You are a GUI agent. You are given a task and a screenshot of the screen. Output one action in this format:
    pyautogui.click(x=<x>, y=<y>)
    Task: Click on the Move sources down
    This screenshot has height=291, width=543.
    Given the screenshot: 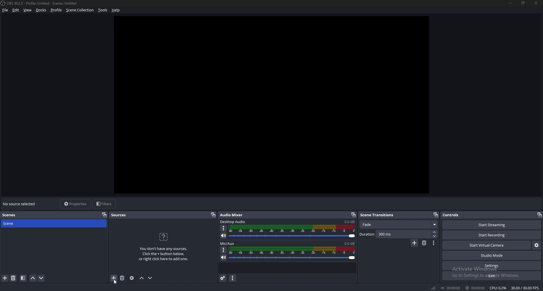 What is the action you would take?
    pyautogui.click(x=150, y=278)
    